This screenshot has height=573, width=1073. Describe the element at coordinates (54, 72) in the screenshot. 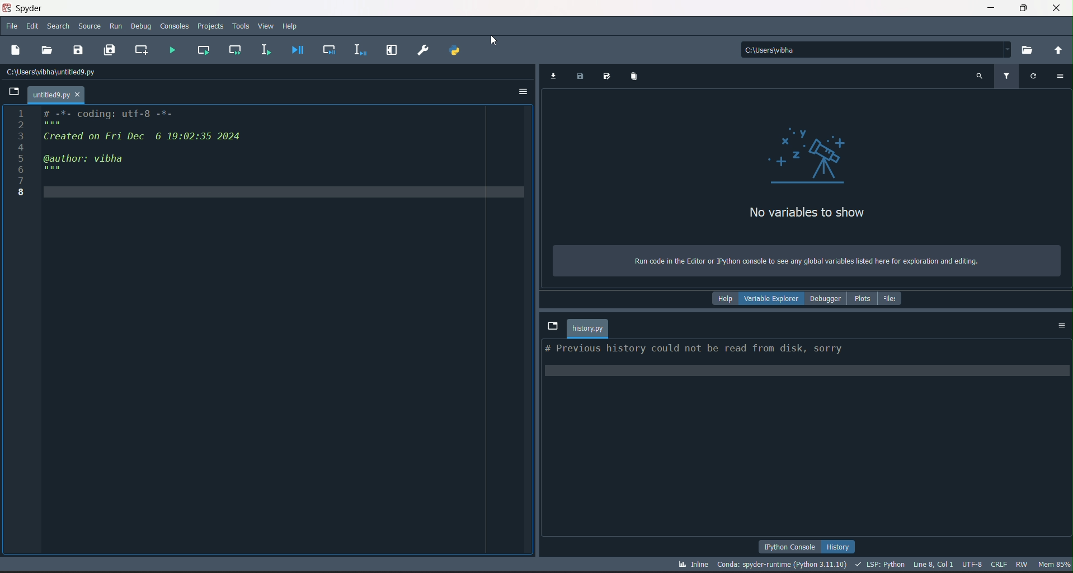

I see `file path` at that location.